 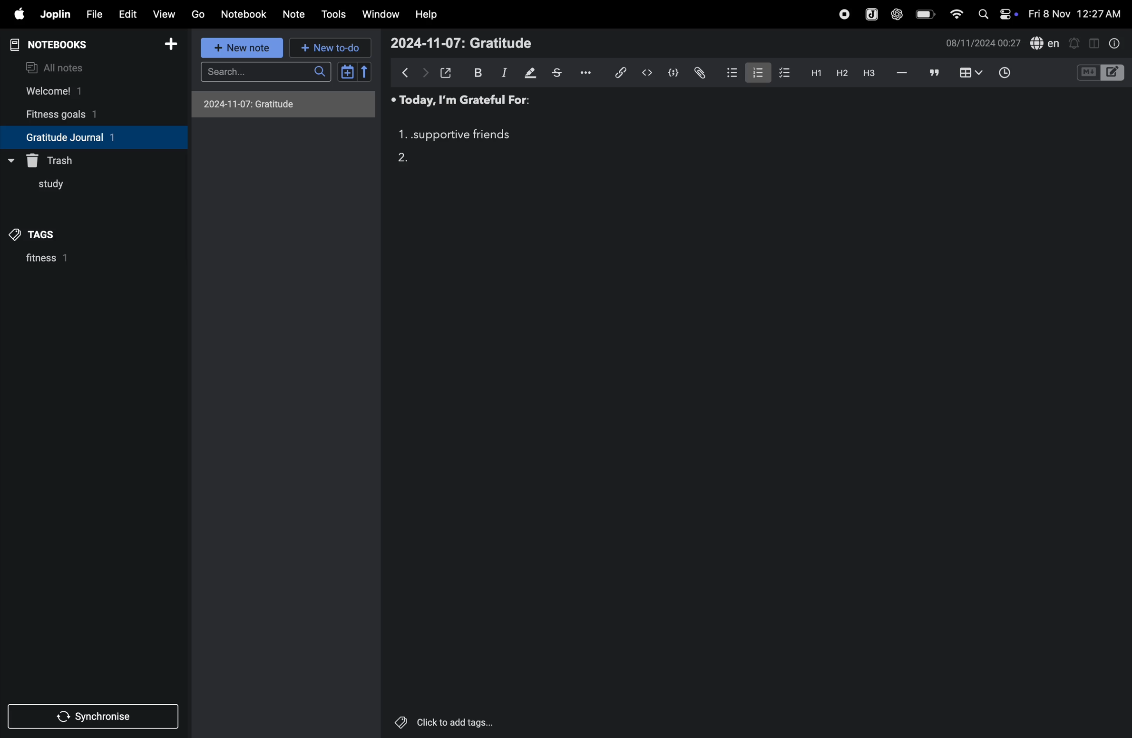 What do you see at coordinates (1101, 74) in the screenshot?
I see `toogle editor` at bounding box center [1101, 74].